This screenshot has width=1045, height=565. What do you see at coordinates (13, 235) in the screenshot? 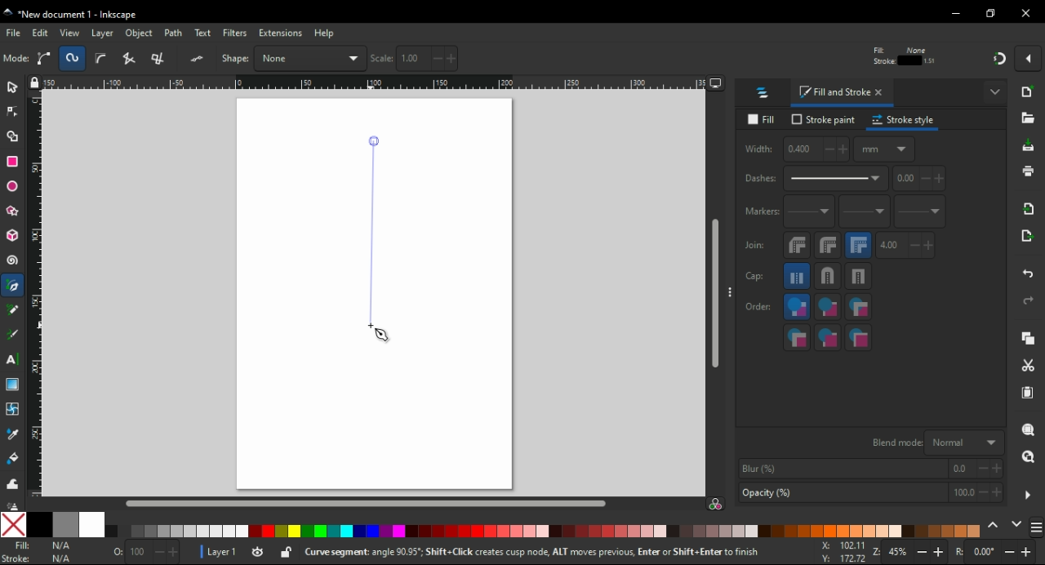
I see `3D box tool` at bounding box center [13, 235].